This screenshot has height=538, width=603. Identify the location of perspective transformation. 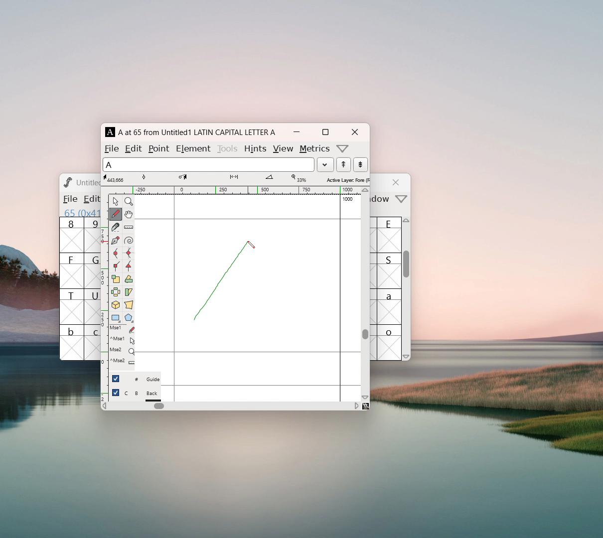
(129, 306).